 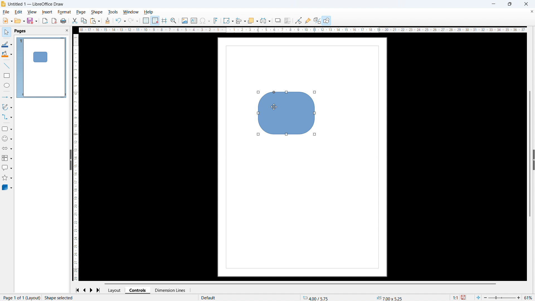 I want to click on Rectangle tool , so click(x=7, y=75).